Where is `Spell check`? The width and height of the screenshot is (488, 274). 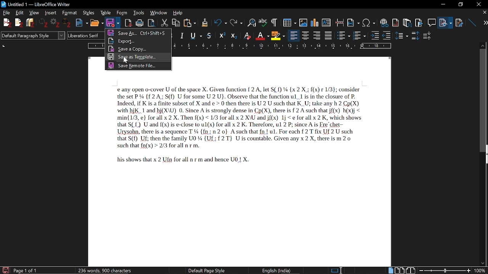 Spell check is located at coordinates (263, 22).